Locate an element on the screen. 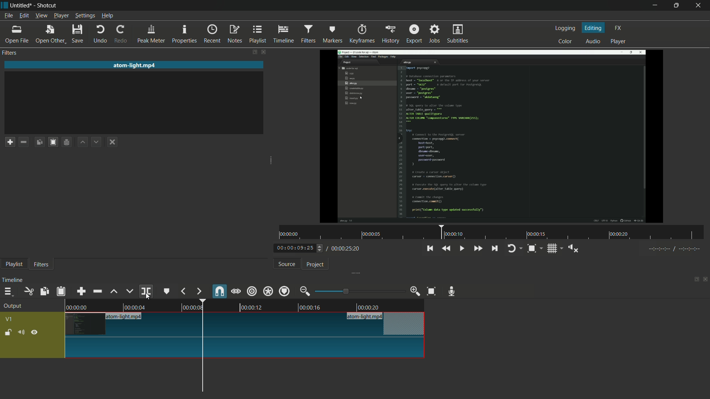 The image size is (710, 399). cut is located at coordinates (29, 291).